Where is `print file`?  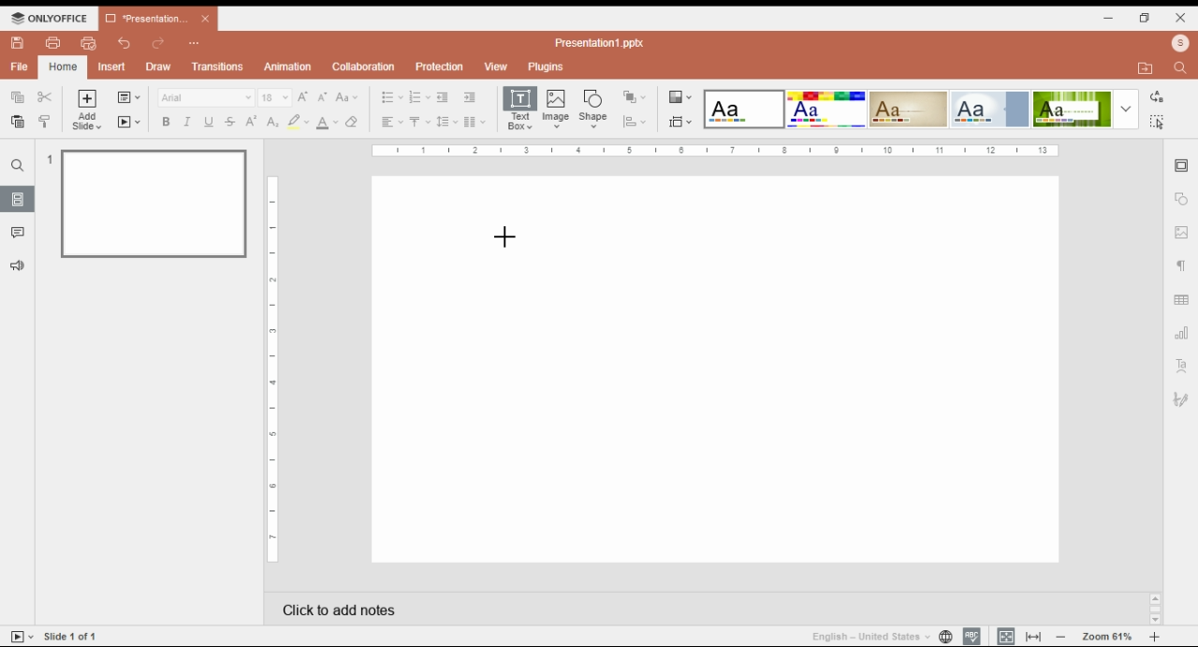
print file is located at coordinates (51, 43).